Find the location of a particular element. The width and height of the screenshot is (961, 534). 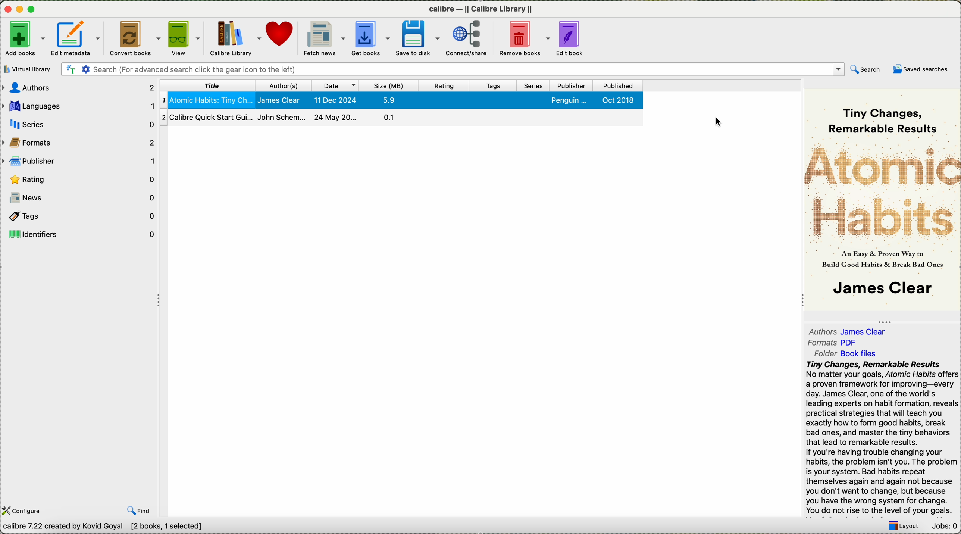

title is located at coordinates (208, 86).